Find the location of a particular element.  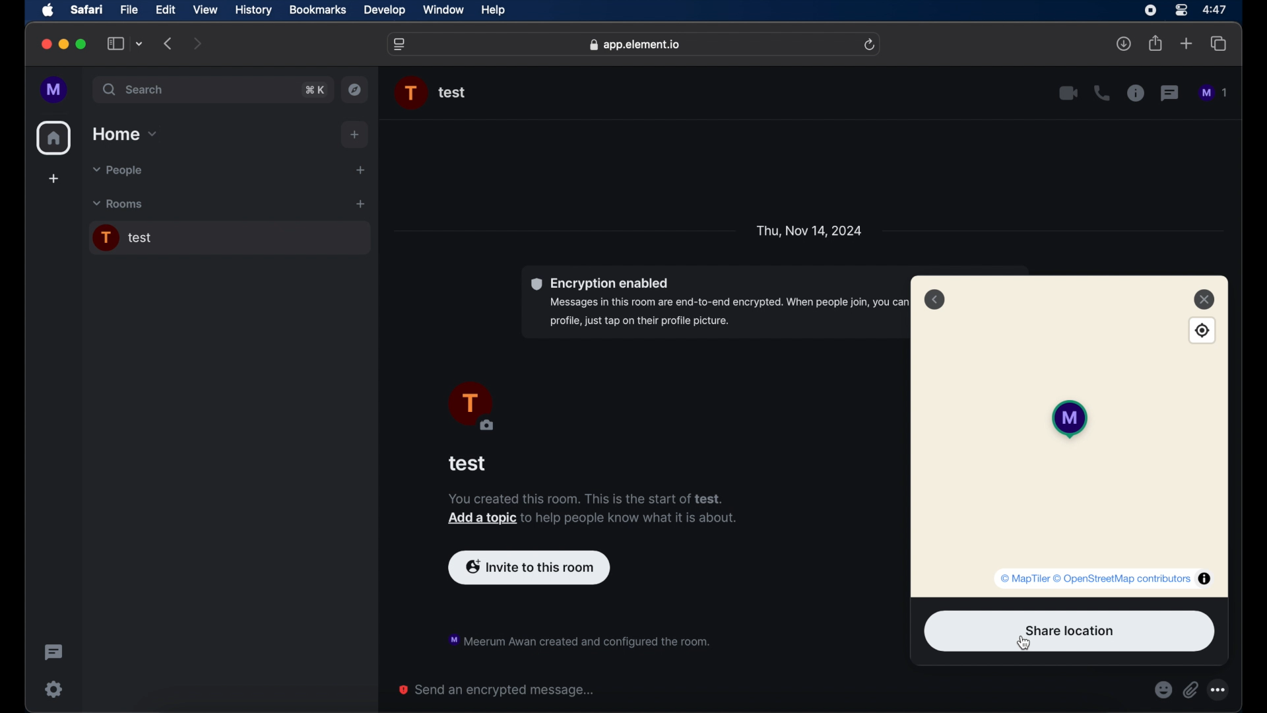

profile picture is located at coordinates (470, 407).